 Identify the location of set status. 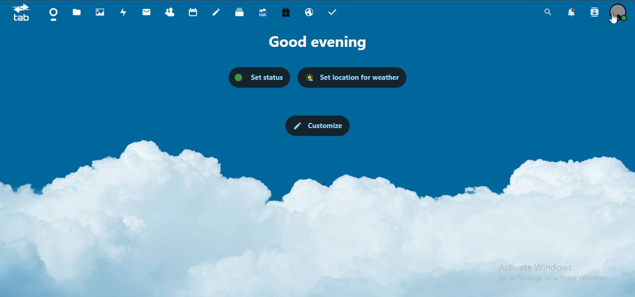
(258, 78).